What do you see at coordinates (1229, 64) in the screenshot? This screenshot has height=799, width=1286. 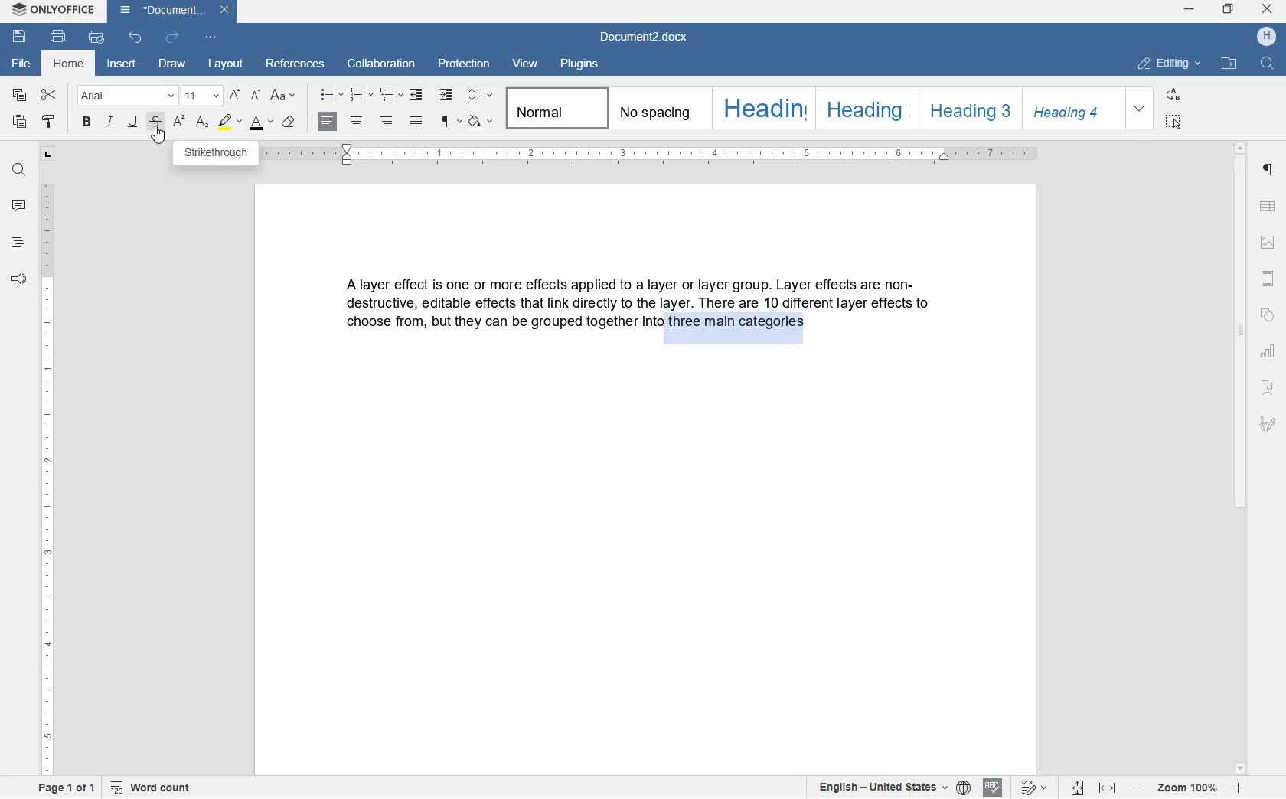 I see `open file locatio` at bounding box center [1229, 64].